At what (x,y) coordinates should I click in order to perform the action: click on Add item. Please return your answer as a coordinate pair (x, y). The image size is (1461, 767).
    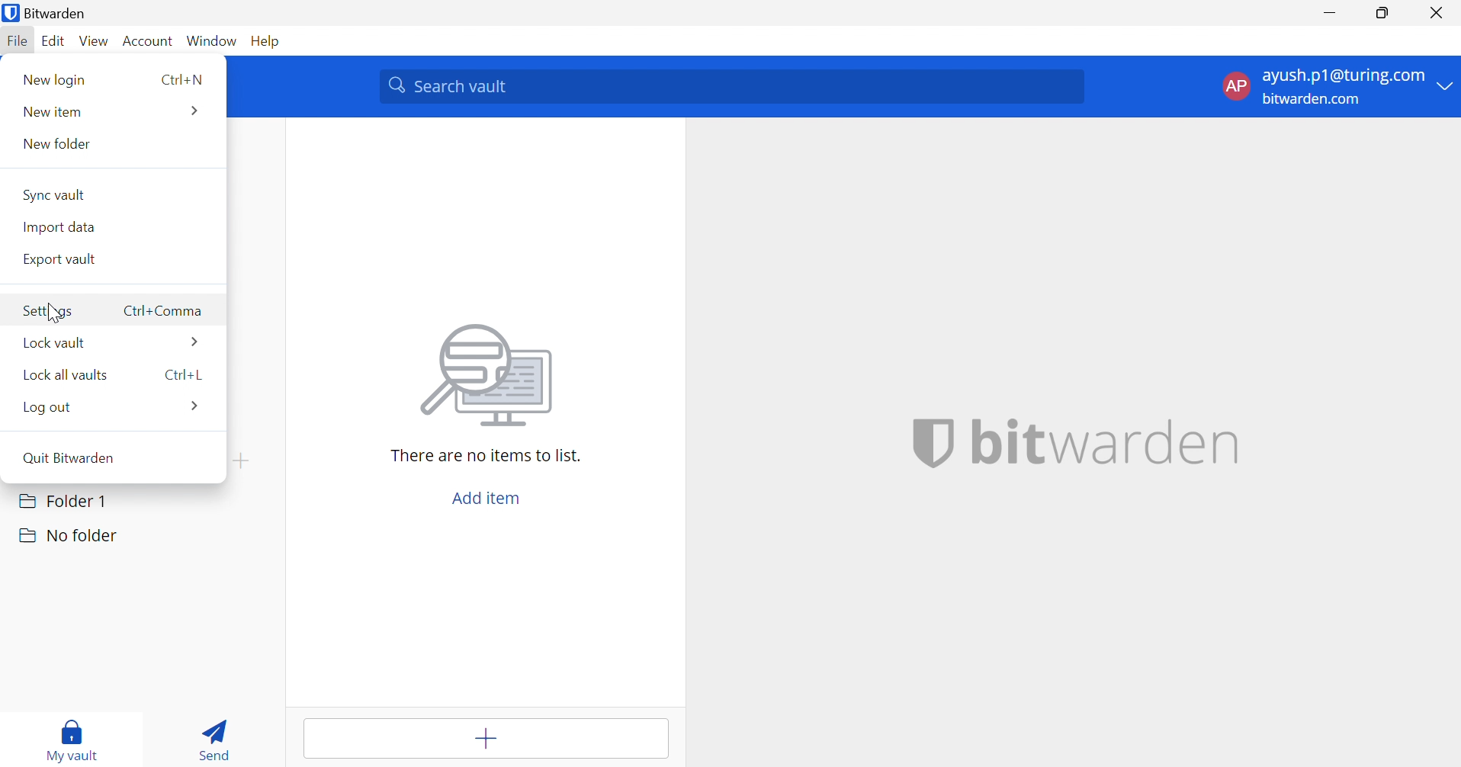
    Looking at the image, I should click on (484, 737).